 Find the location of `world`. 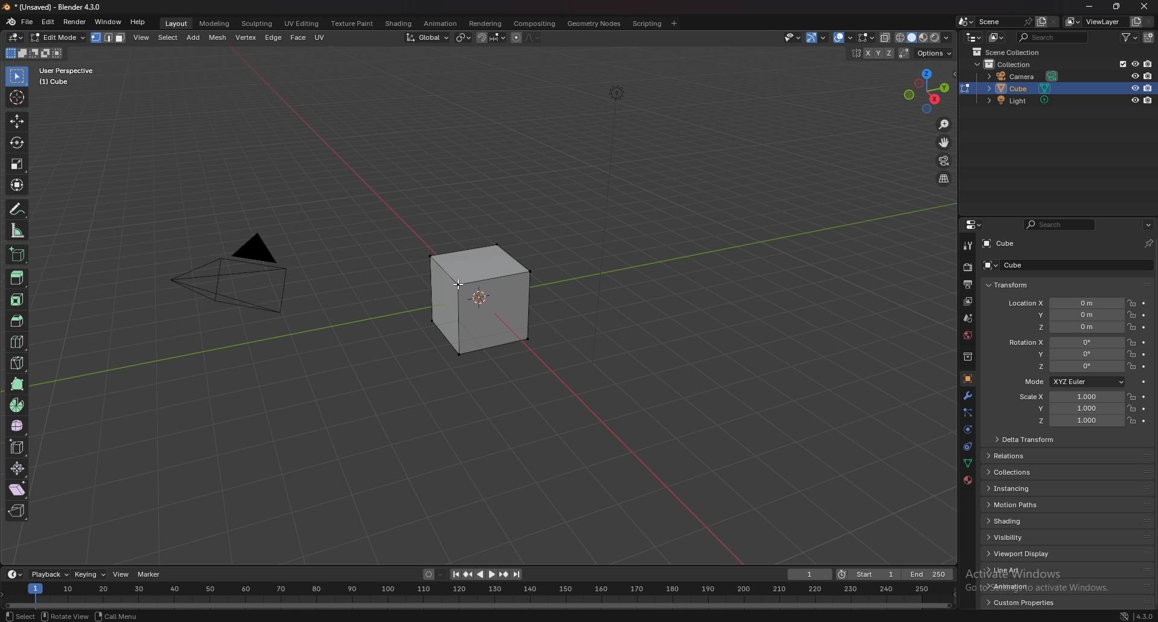

world is located at coordinates (968, 335).